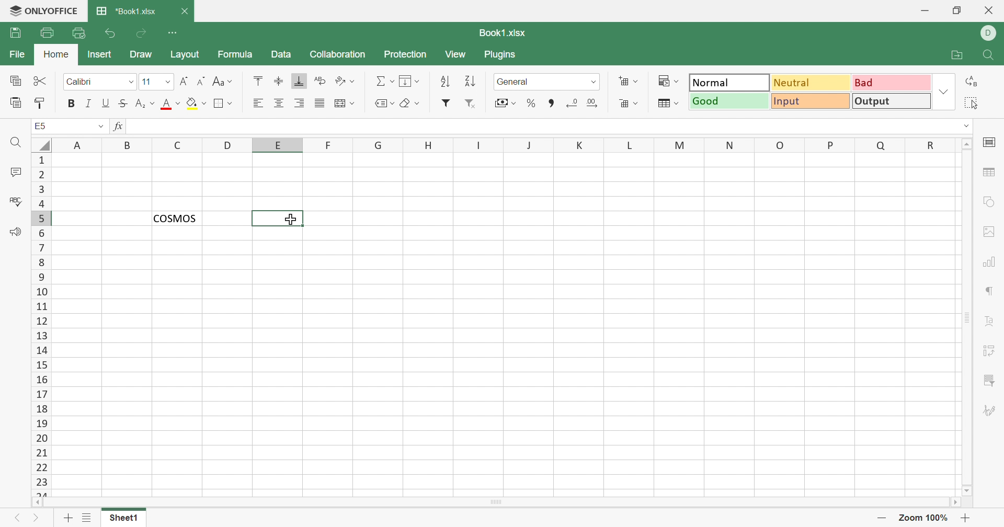 This screenshot has width=1004, height=527. Describe the element at coordinates (201, 81) in the screenshot. I see `Decrement font size` at that location.